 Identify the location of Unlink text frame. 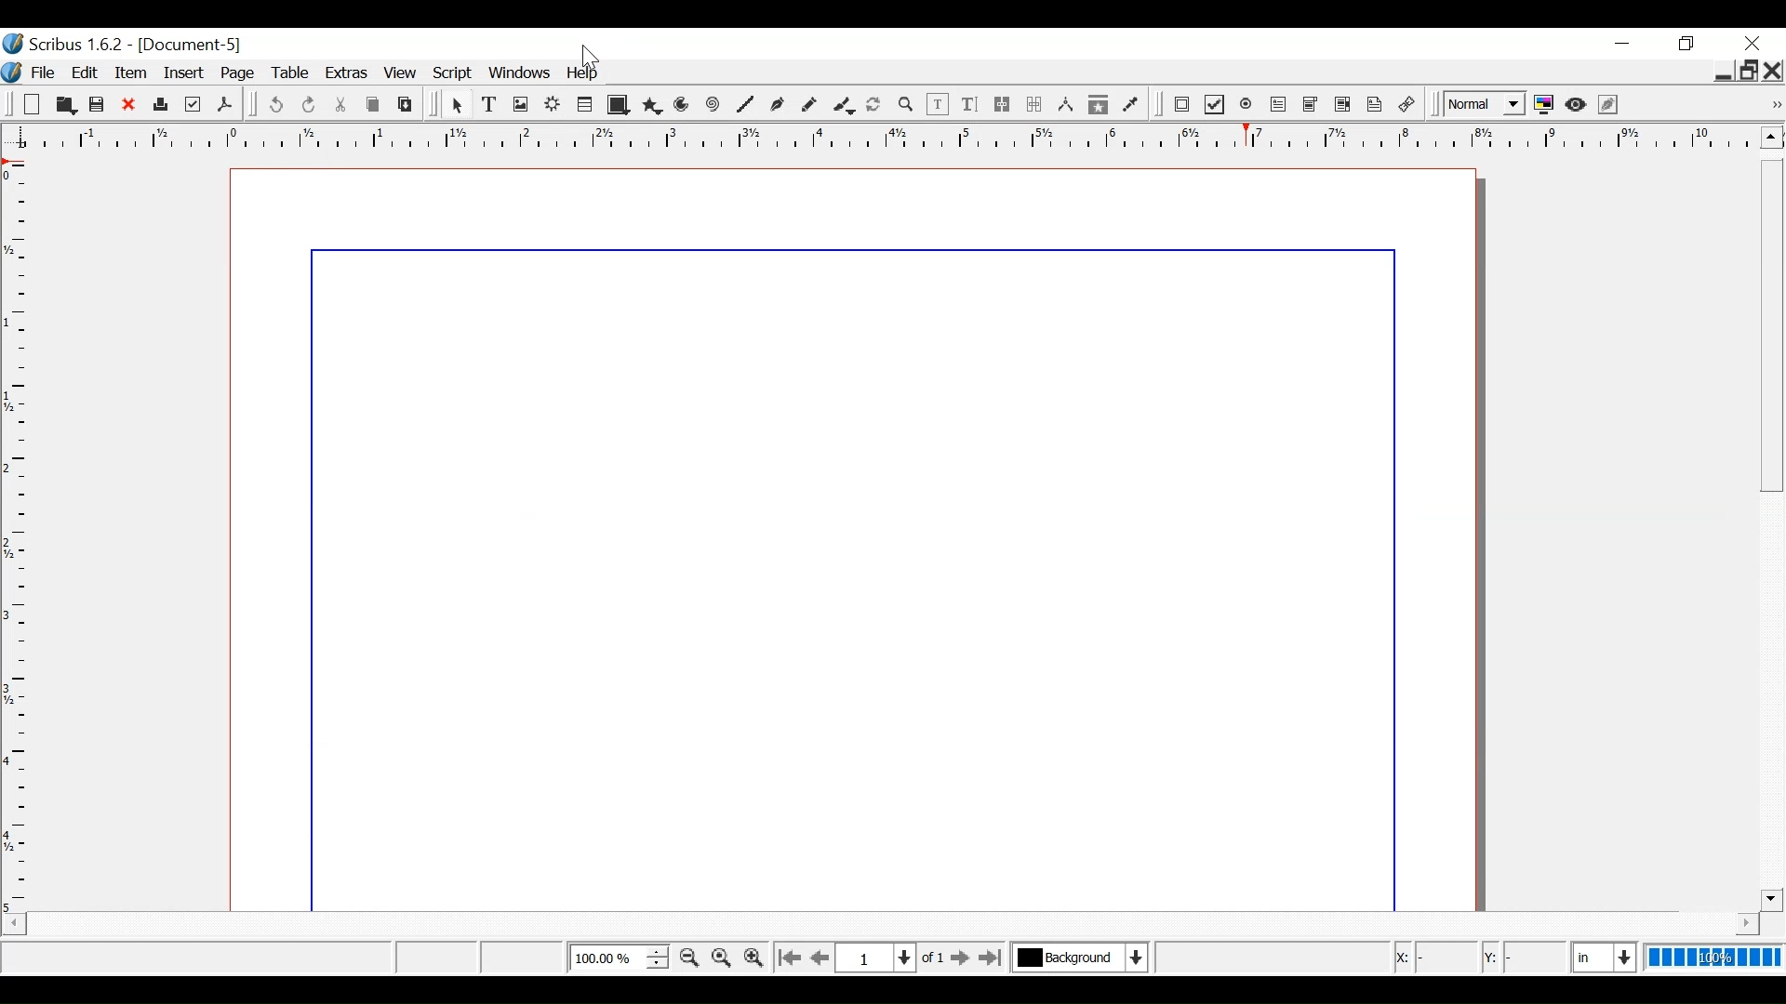
(1034, 105).